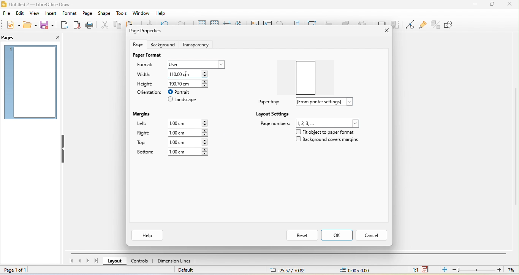 The image size is (519, 275). What do you see at coordinates (46, 4) in the screenshot?
I see `title` at bounding box center [46, 4].